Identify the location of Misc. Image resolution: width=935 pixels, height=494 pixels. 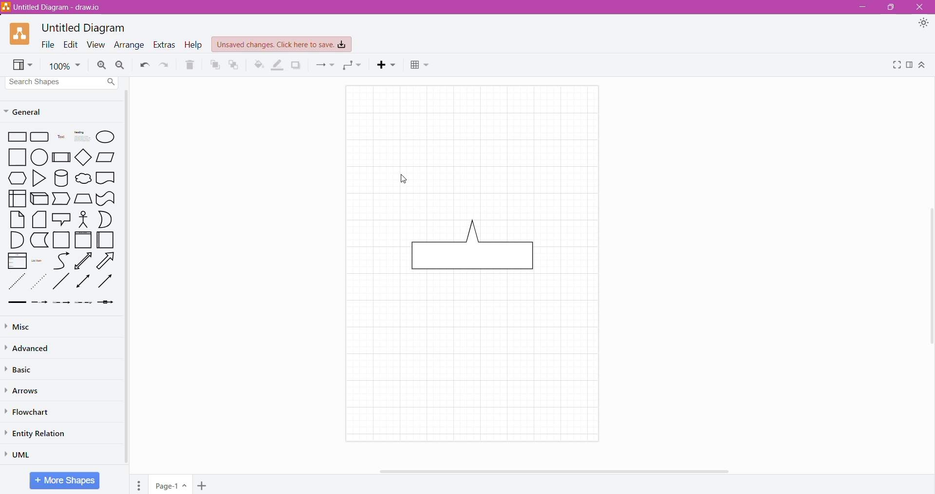
(23, 326).